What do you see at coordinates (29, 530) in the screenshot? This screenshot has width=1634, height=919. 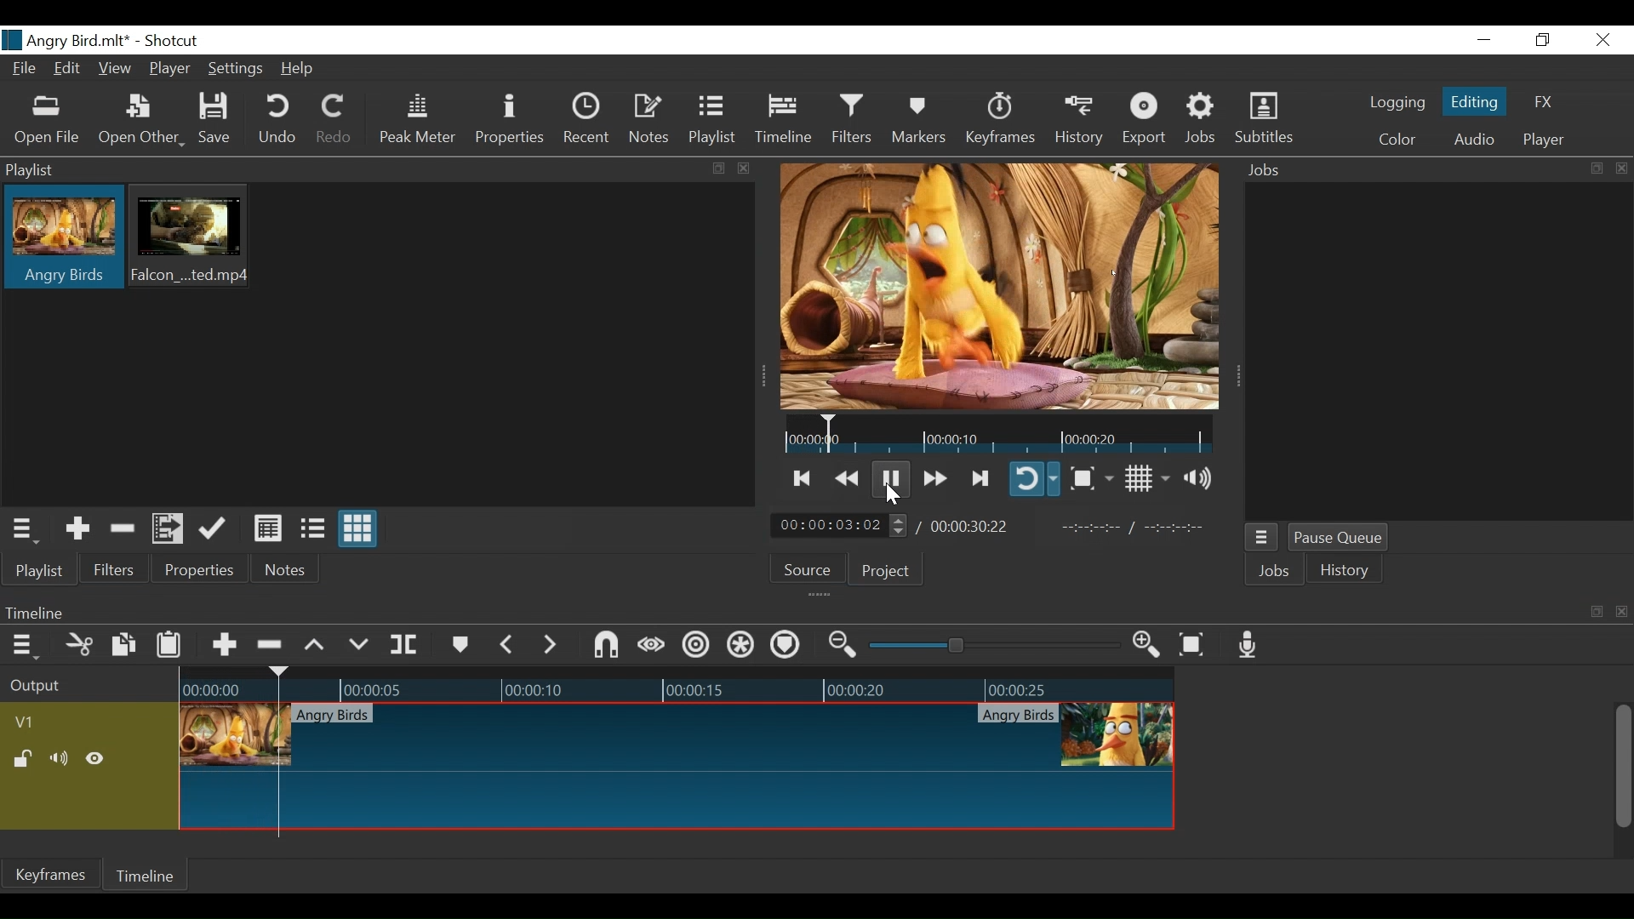 I see `Playlist Menu` at bounding box center [29, 530].